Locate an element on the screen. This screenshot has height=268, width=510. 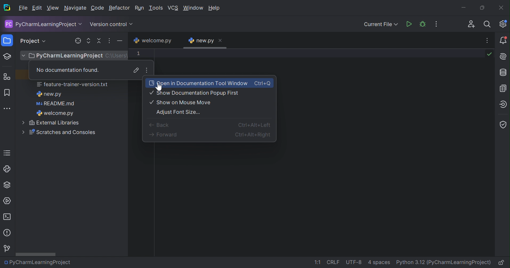
Python 3.12 (PyCharmLearningProject) is located at coordinates (445, 262).